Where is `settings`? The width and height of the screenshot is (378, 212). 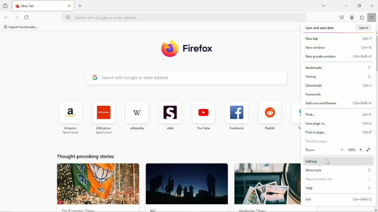
settings is located at coordinates (339, 161).